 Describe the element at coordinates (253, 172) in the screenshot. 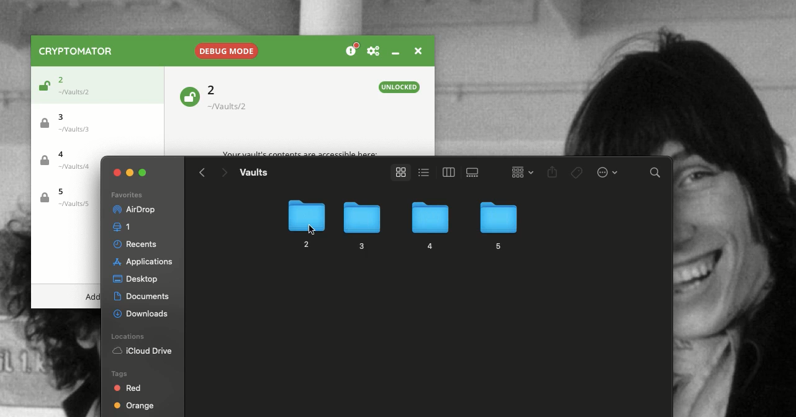

I see `Vaults` at that location.